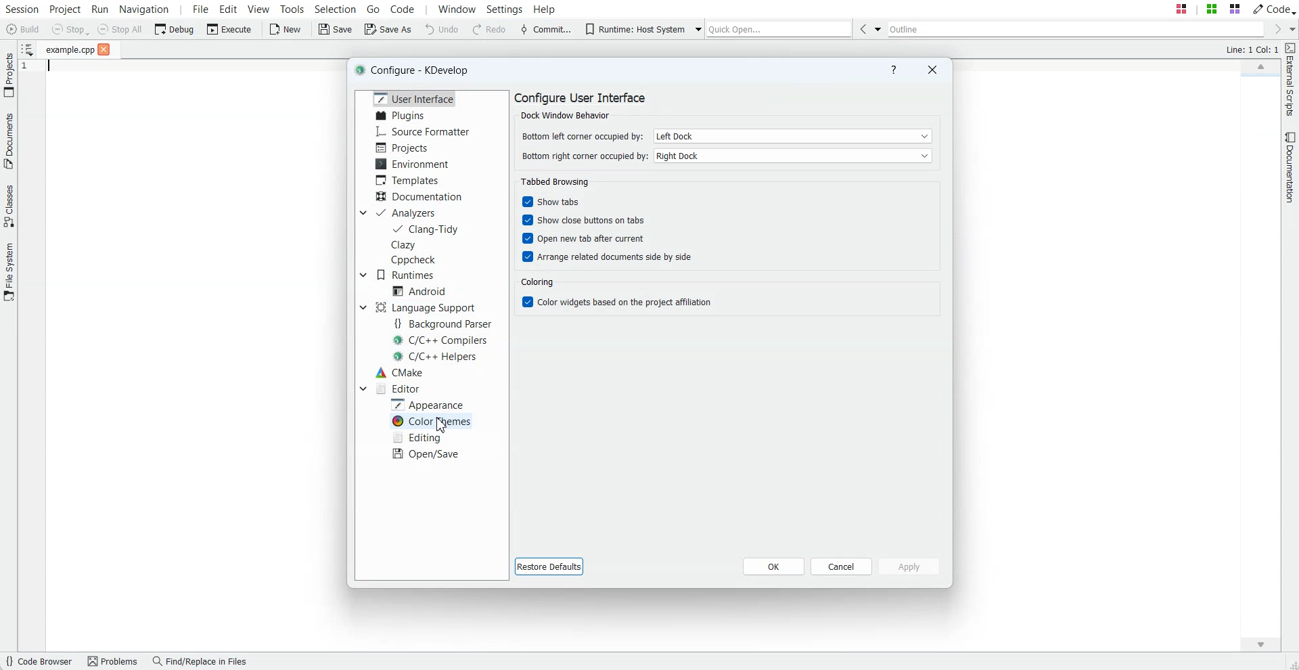 The width and height of the screenshot is (1299, 670). Describe the element at coordinates (363, 275) in the screenshot. I see `Drop Down box` at that location.